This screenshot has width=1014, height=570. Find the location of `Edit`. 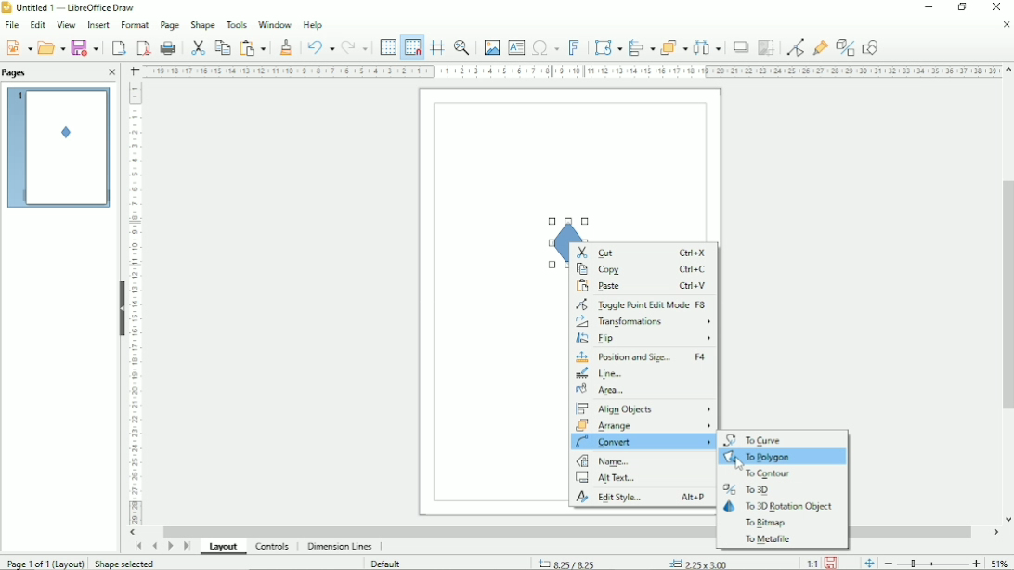

Edit is located at coordinates (37, 25).